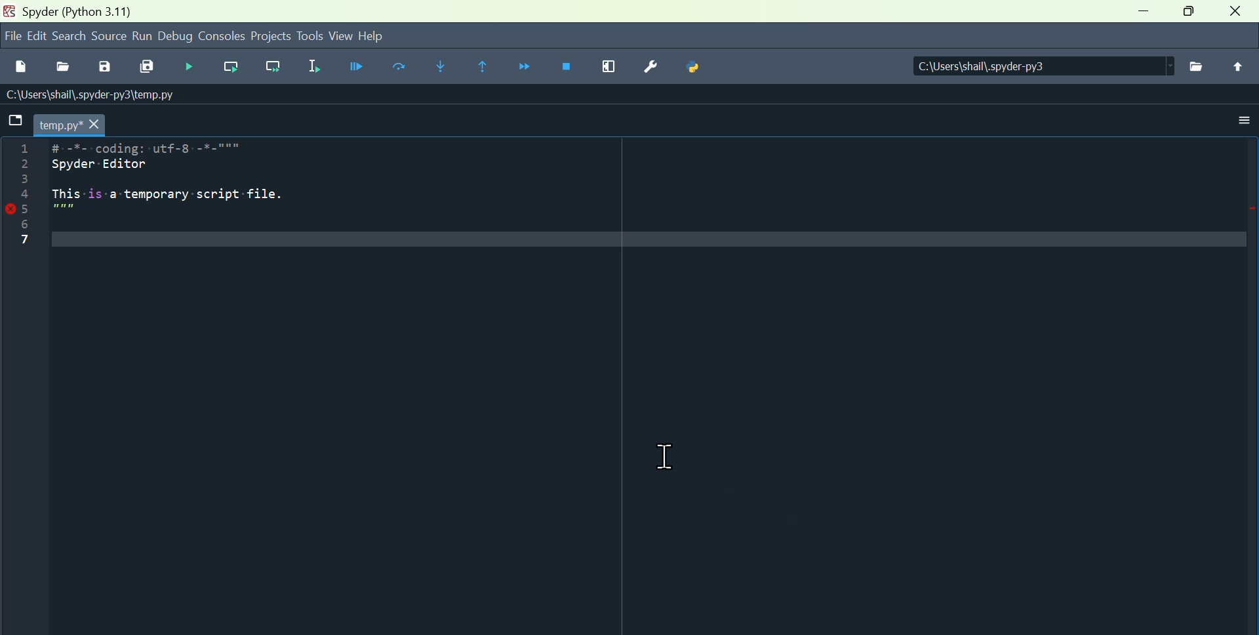  Describe the element at coordinates (39, 36) in the screenshot. I see `Edit` at that location.